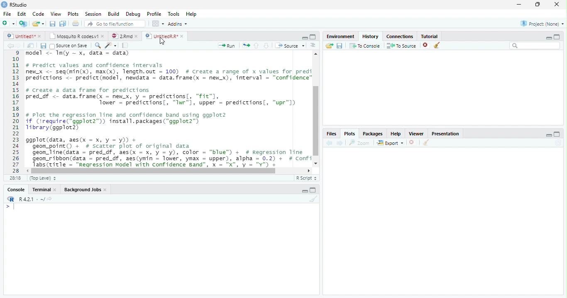 The height and width of the screenshot is (298, 567). I want to click on Help, so click(192, 14).